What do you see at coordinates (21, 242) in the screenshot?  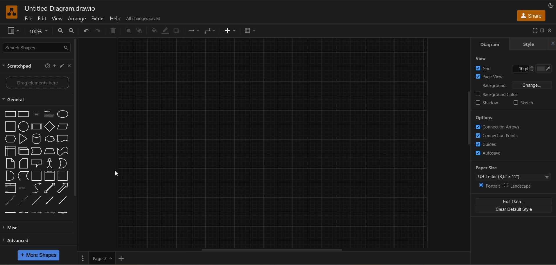 I see `advanced` at bounding box center [21, 242].